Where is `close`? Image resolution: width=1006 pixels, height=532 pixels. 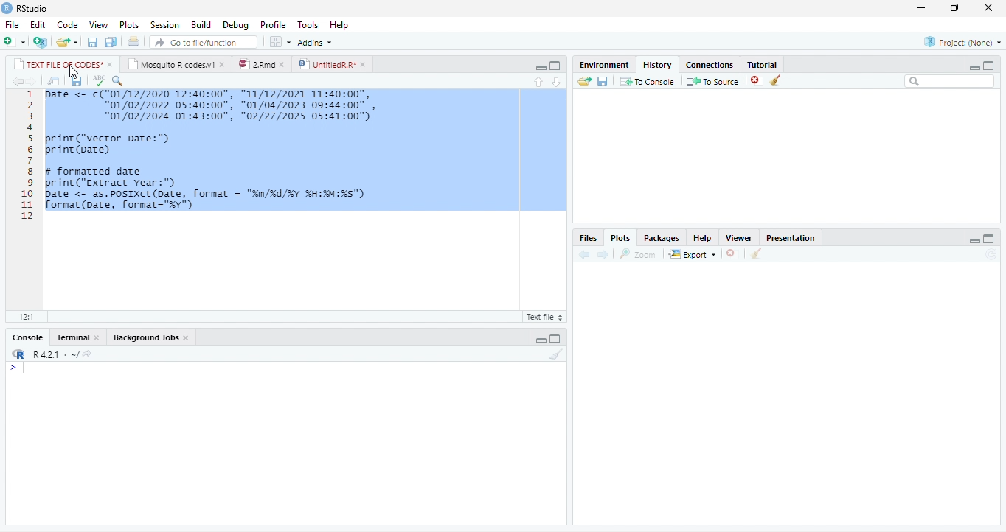
close is located at coordinates (364, 65).